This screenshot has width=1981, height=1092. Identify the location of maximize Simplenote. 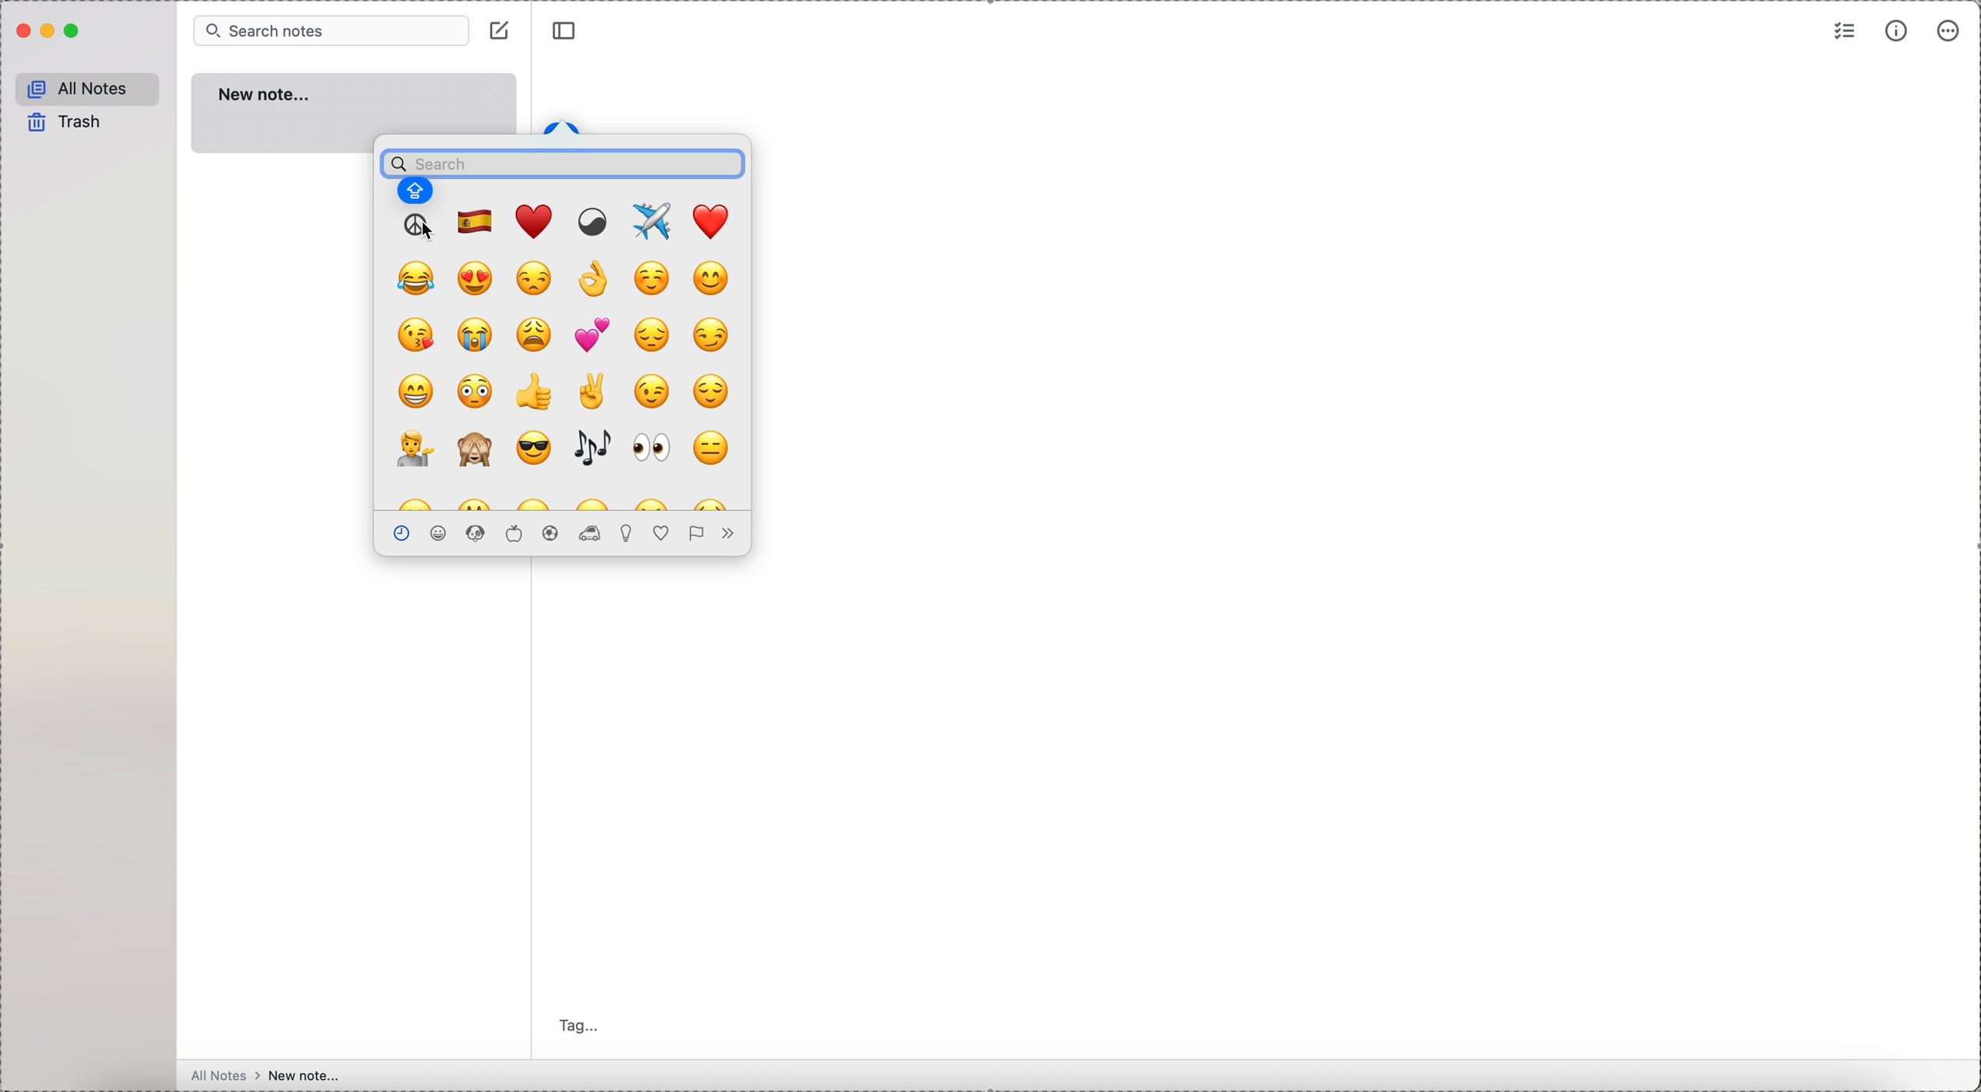
(75, 31).